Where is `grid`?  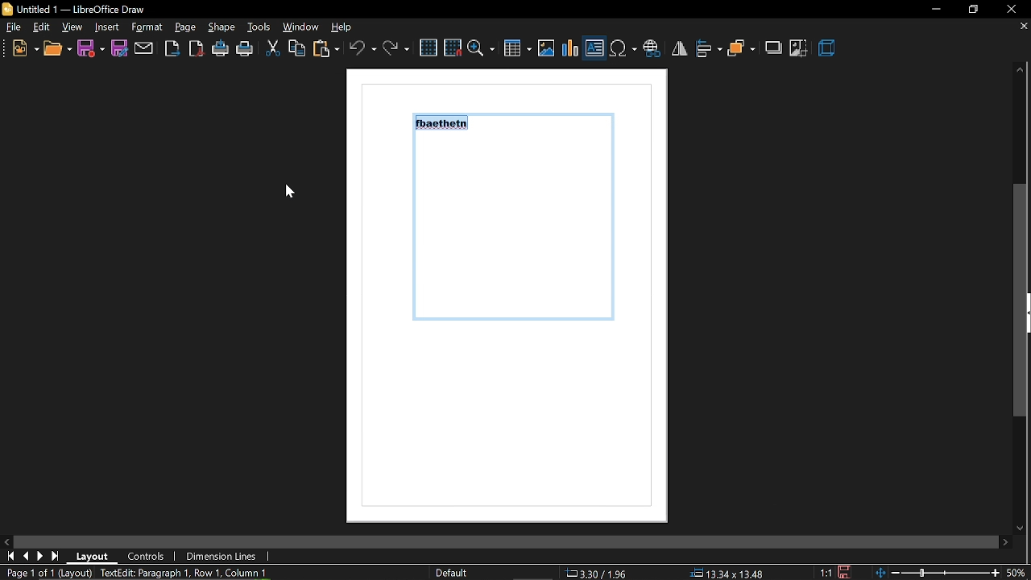 grid is located at coordinates (428, 48).